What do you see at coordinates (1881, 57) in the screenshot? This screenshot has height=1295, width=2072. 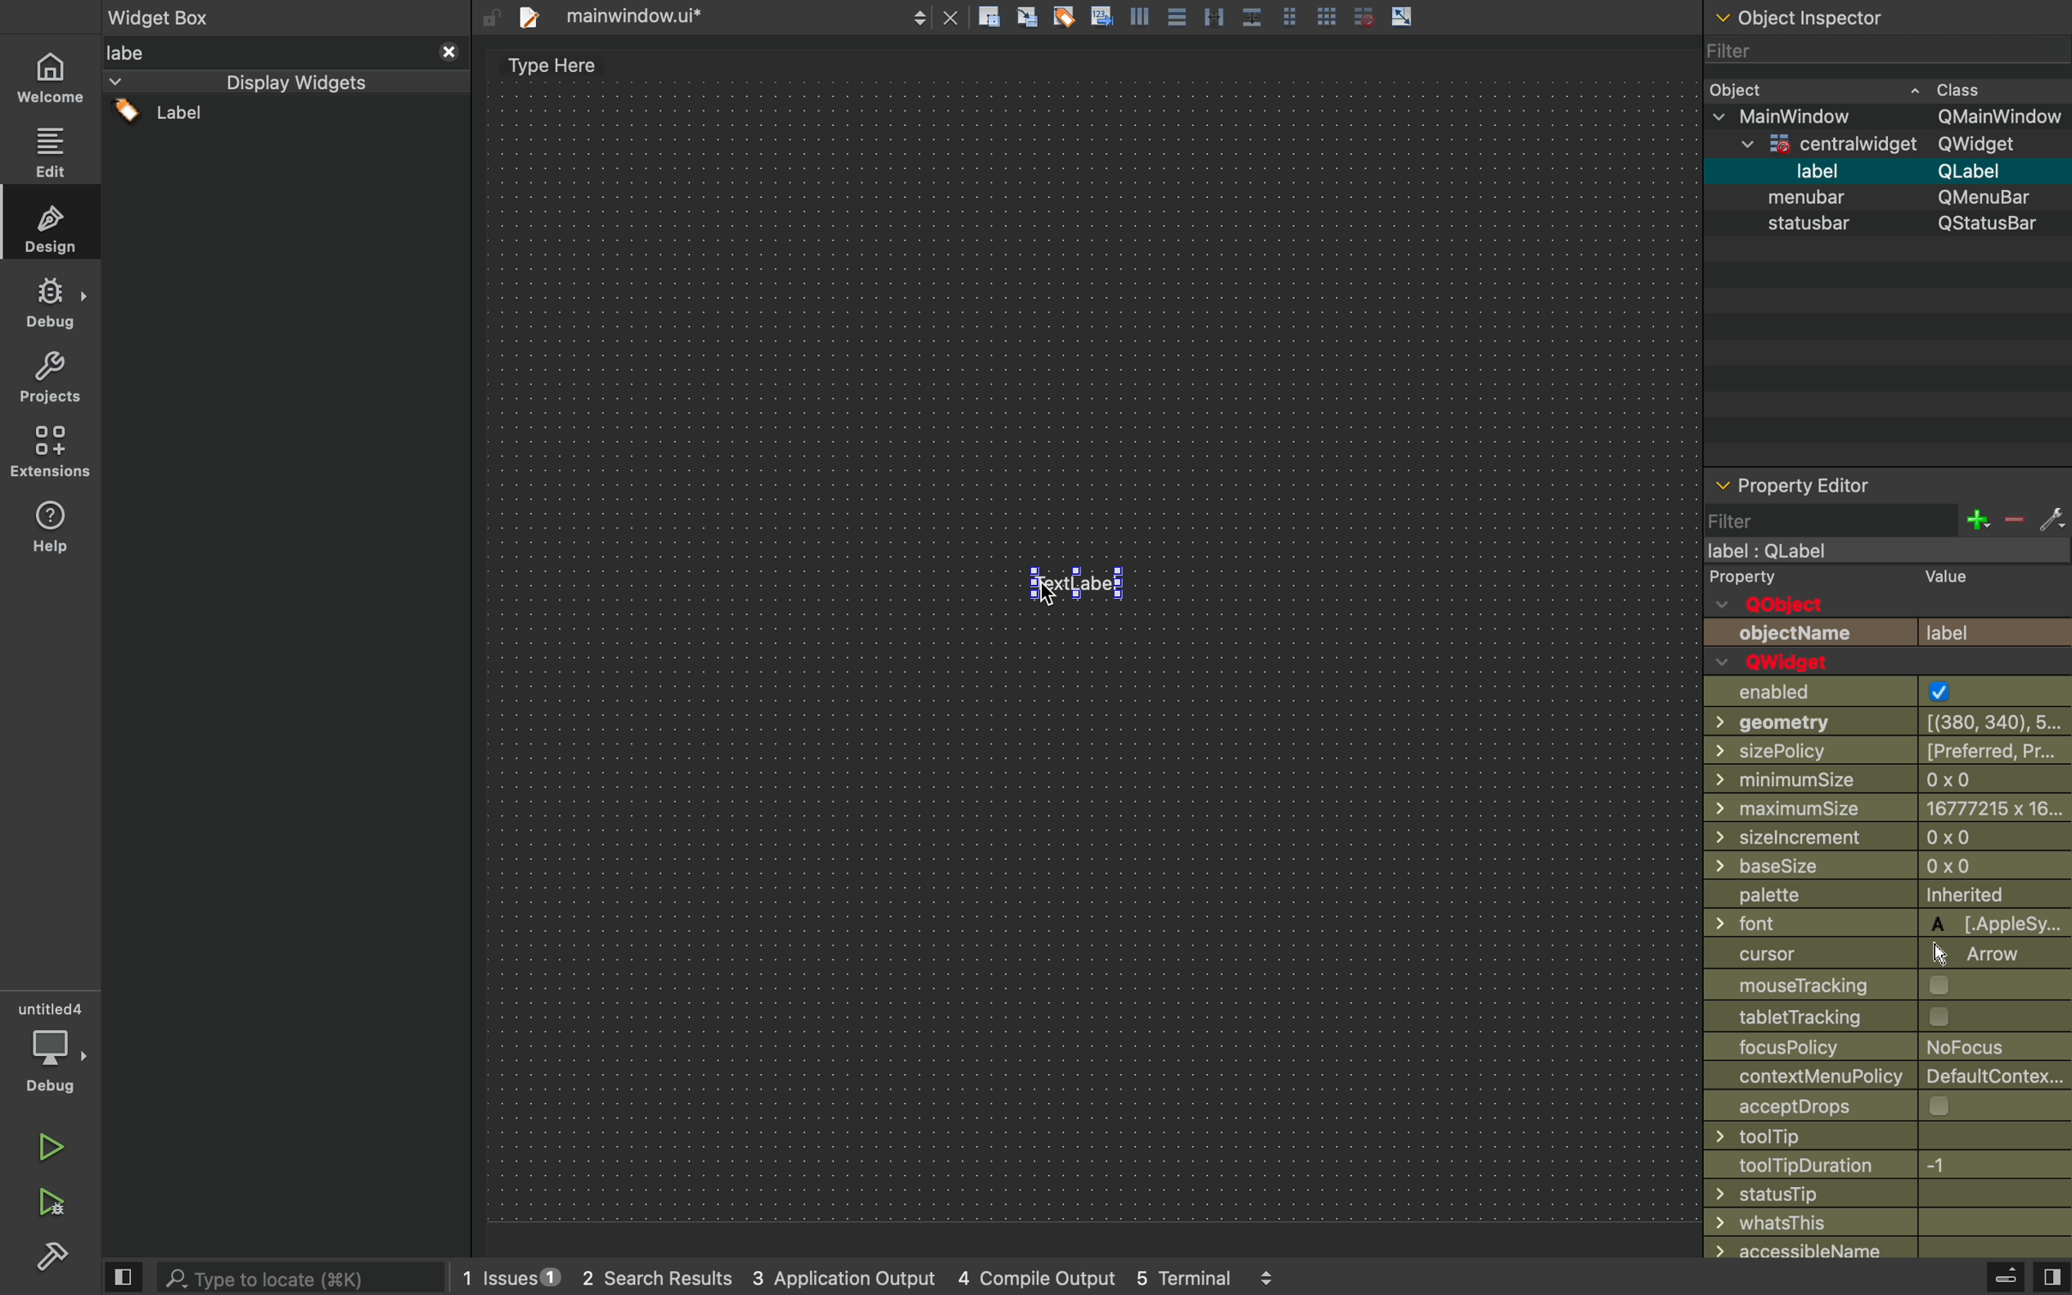 I see `filter` at bounding box center [1881, 57].